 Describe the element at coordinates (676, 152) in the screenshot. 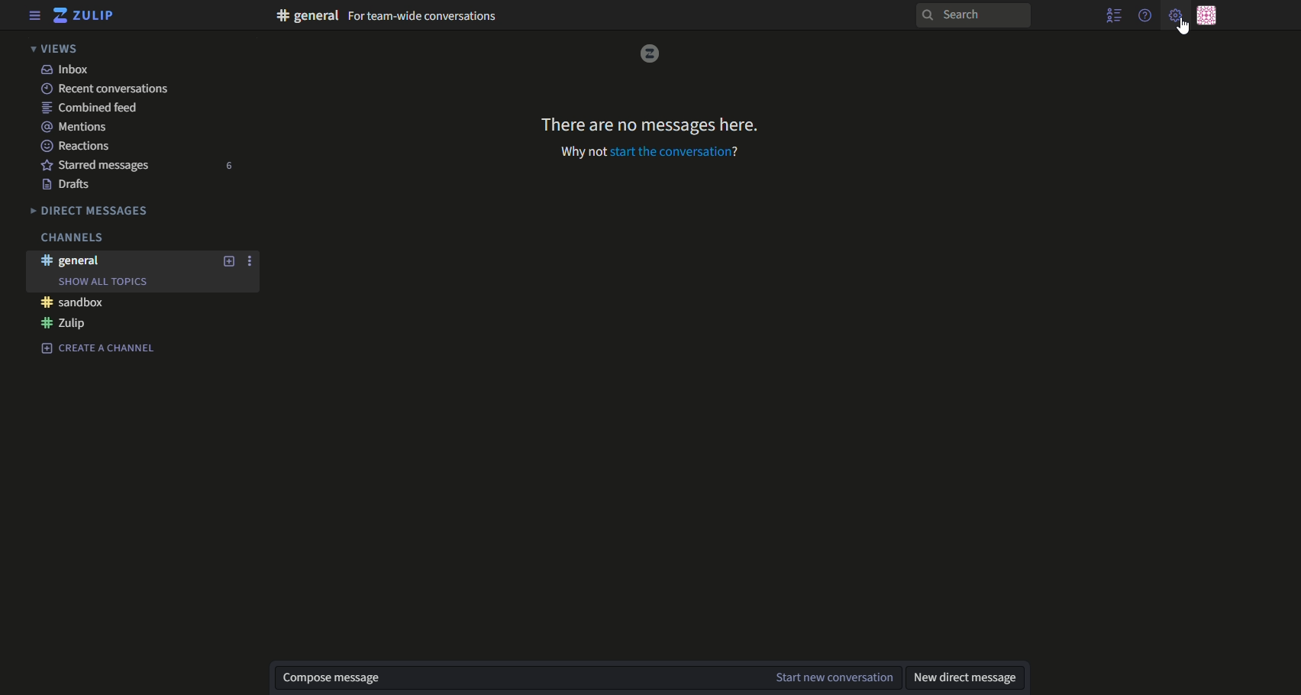

I see `start the conversation?` at that location.